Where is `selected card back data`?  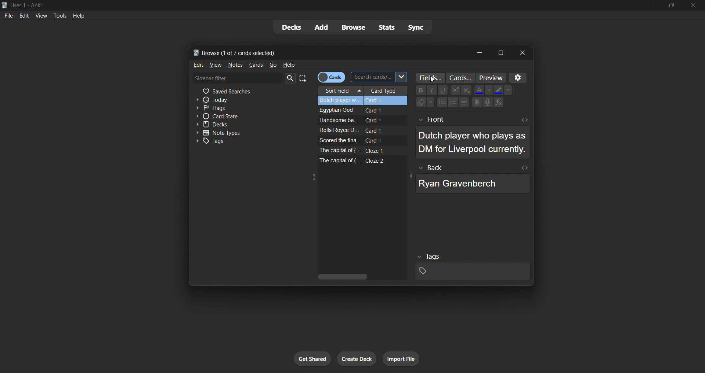 selected card back data is located at coordinates (470, 180).